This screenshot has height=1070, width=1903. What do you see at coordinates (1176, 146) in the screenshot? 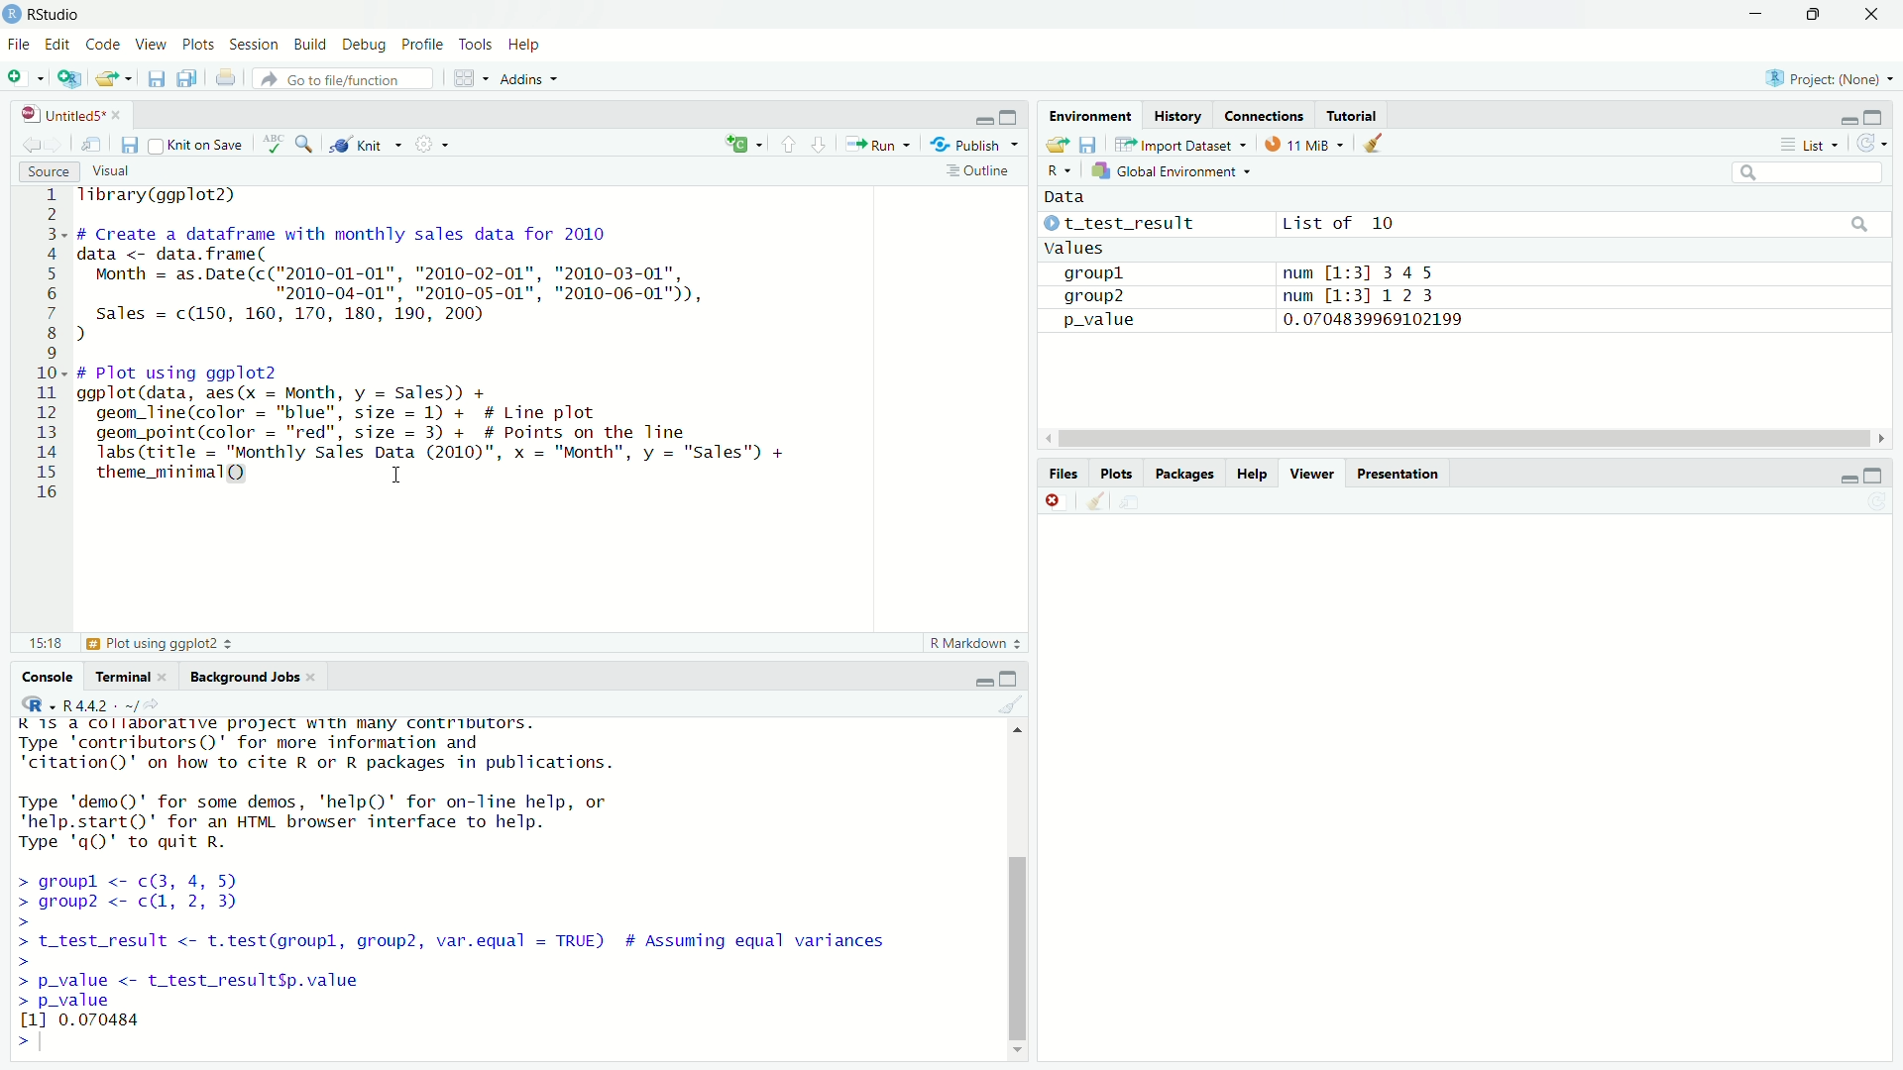
I see `Import Dataset` at bounding box center [1176, 146].